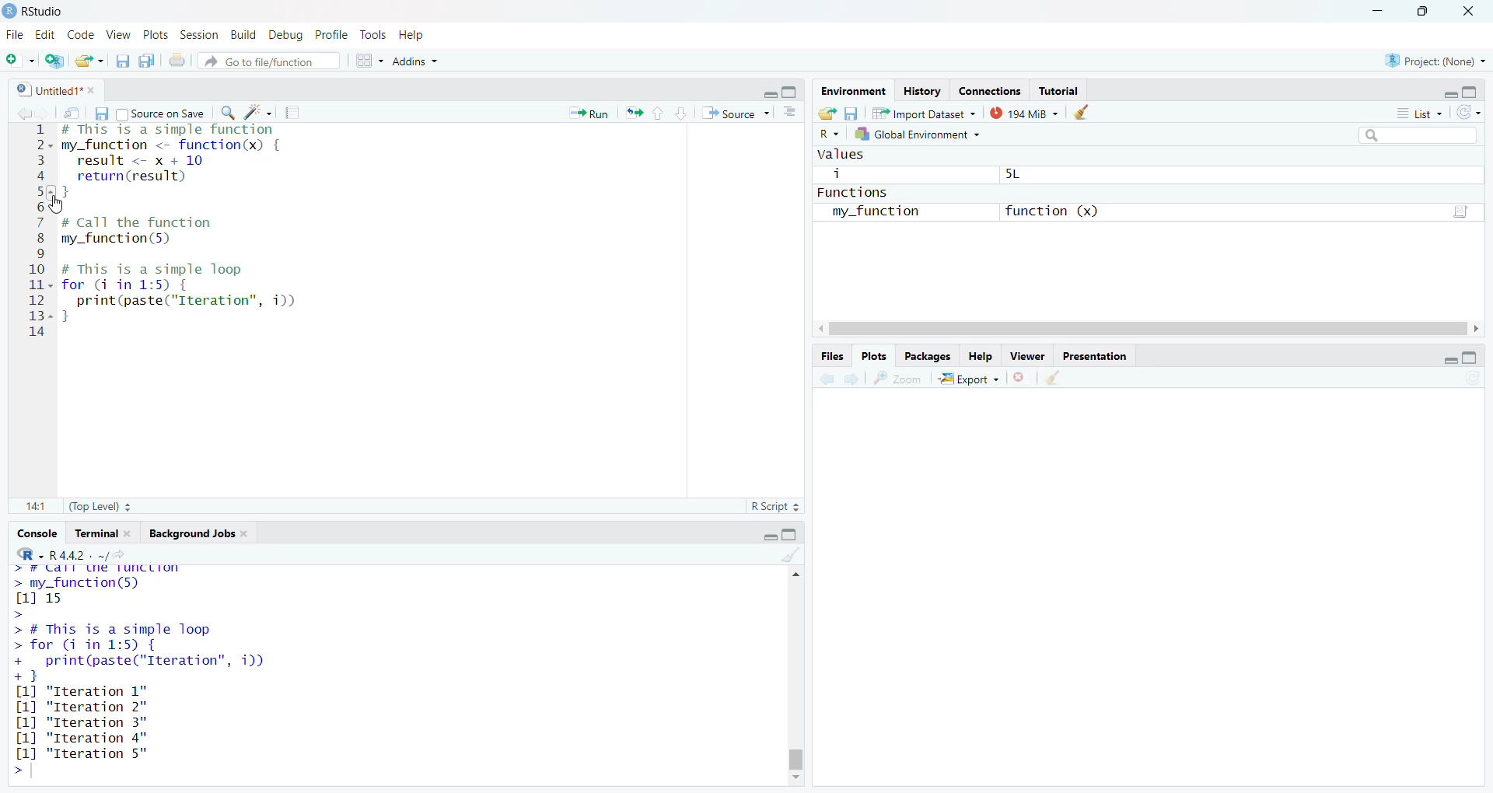 The height and width of the screenshot is (793, 1493). What do you see at coordinates (123, 60) in the screenshot?
I see `save current document` at bounding box center [123, 60].